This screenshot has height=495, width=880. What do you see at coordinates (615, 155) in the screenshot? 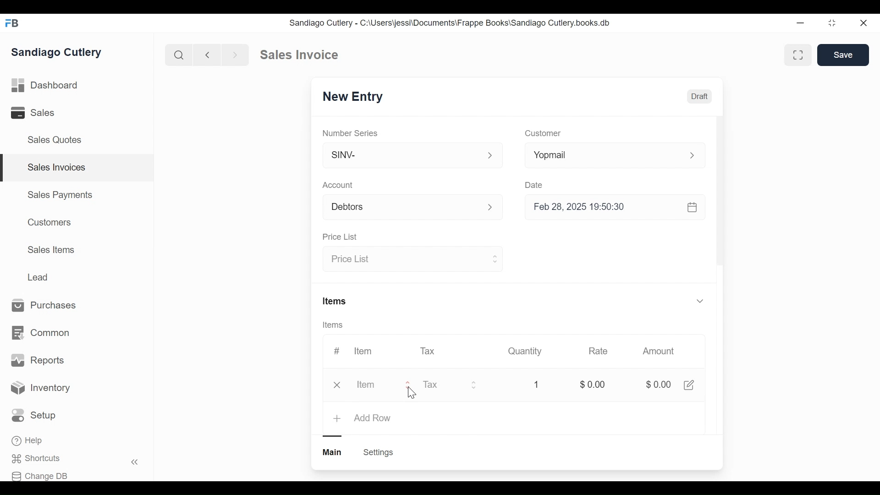
I see `Yopmail` at bounding box center [615, 155].